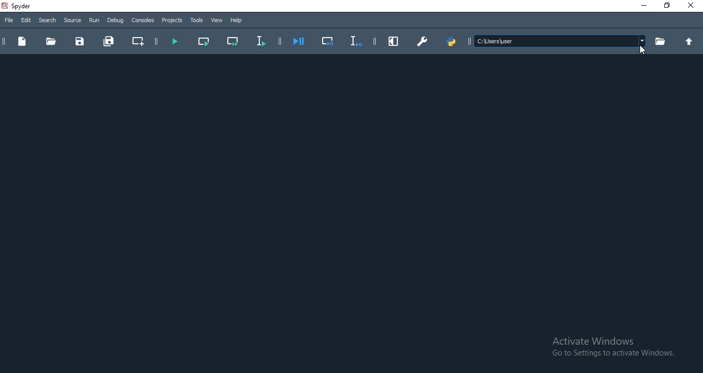  I want to click on pythonpath manager, so click(453, 41).